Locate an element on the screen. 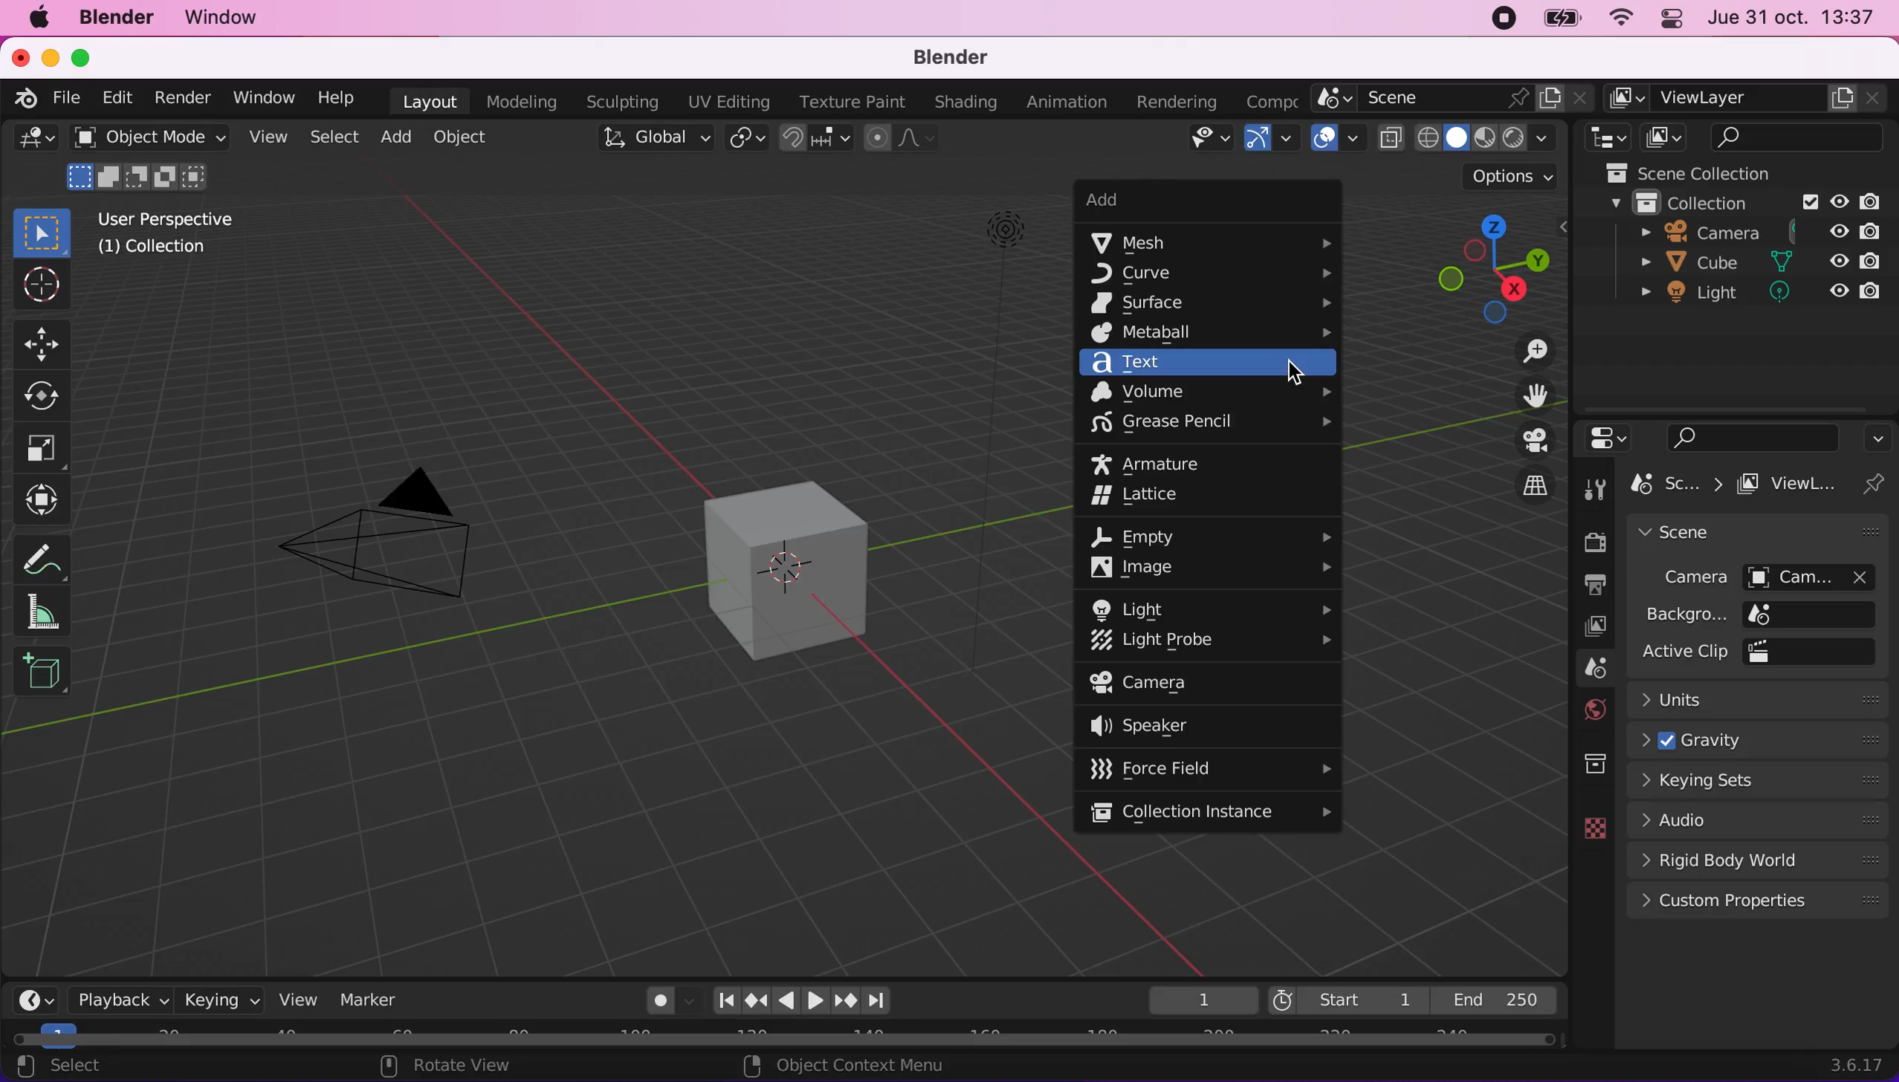 The image size is (1899, 1082). select box is located at coordinates (46, 234).